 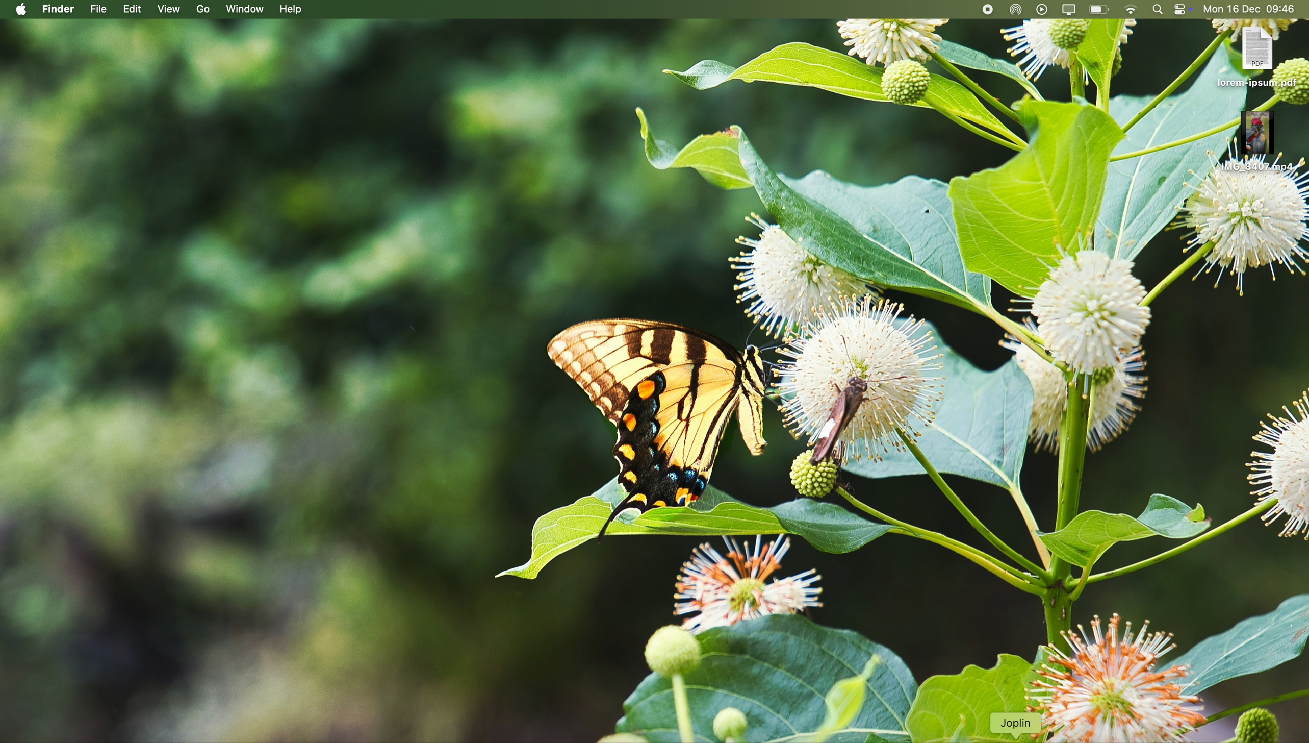 I want to click on battery, so click(x=1099, y=9).